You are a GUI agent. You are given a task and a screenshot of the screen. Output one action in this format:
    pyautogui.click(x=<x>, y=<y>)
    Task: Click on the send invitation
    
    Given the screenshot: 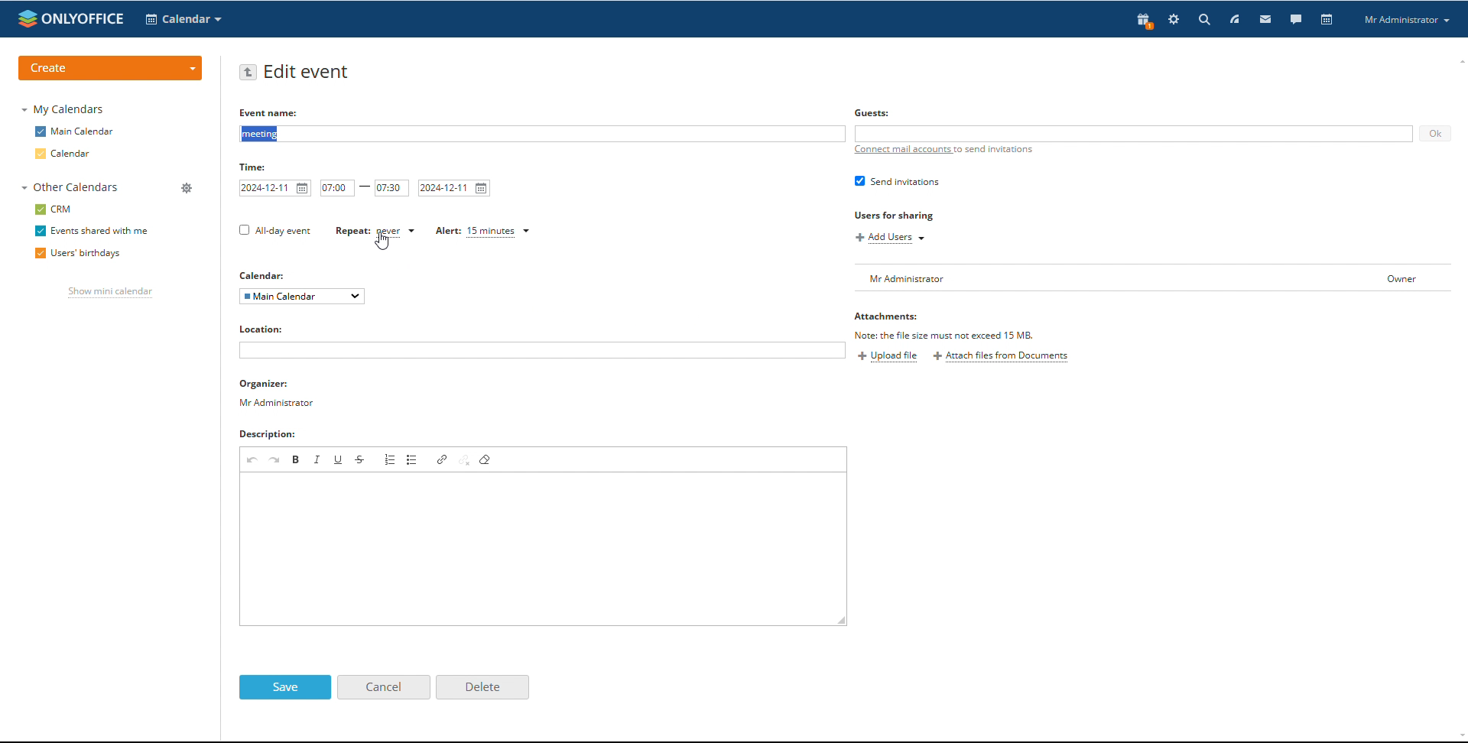 What is the action you would take?
    pyautogui.click(x=897, y=180)
    